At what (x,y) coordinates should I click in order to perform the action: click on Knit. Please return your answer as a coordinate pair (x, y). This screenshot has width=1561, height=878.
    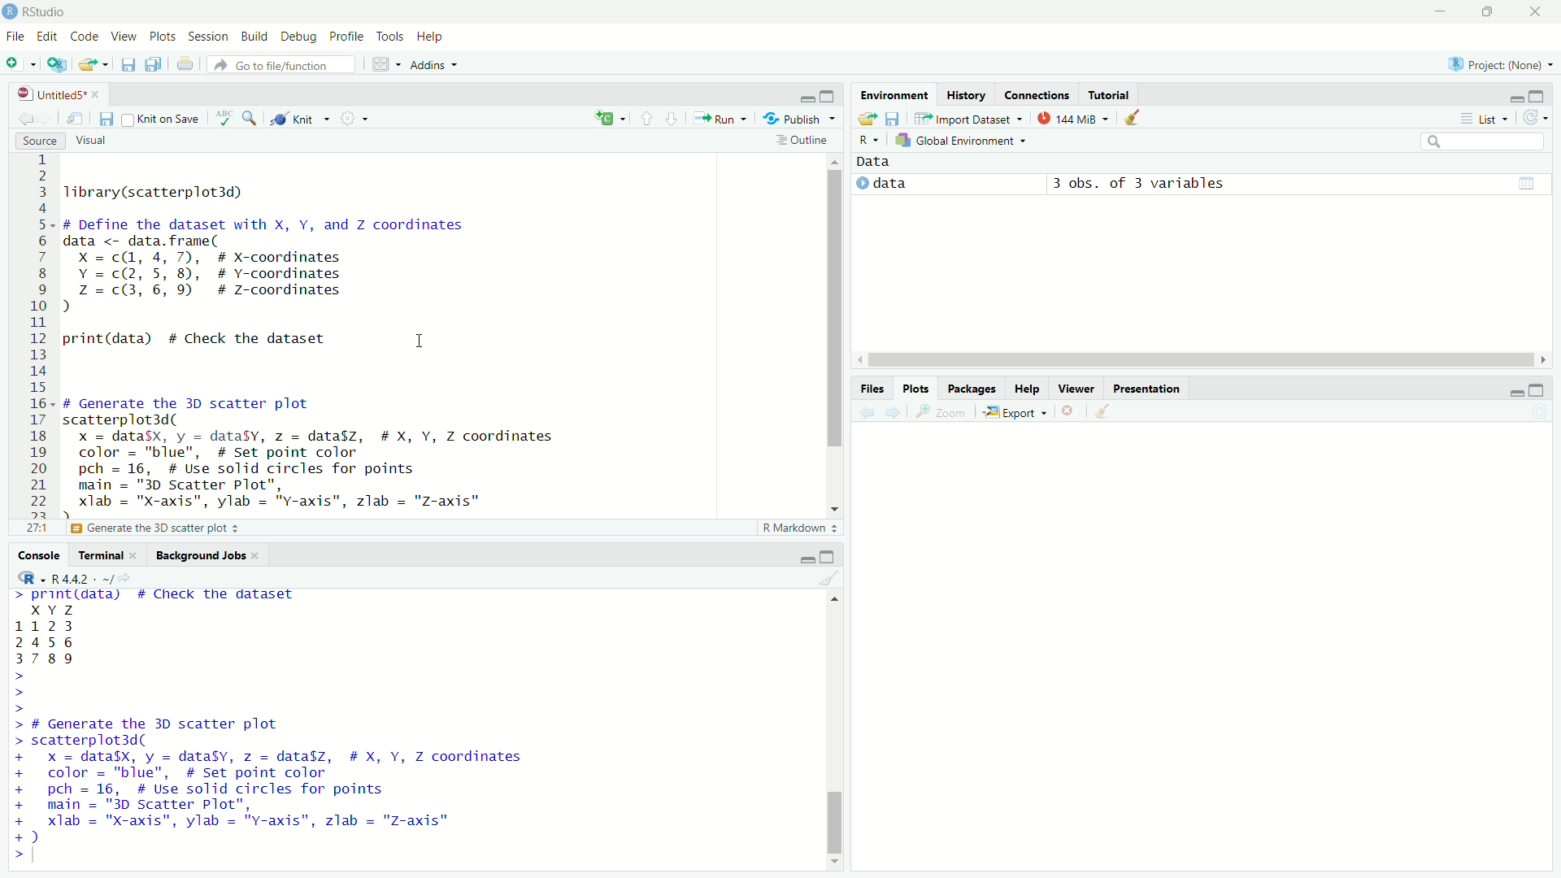
    Looking at the image, I should click on (304, 117).